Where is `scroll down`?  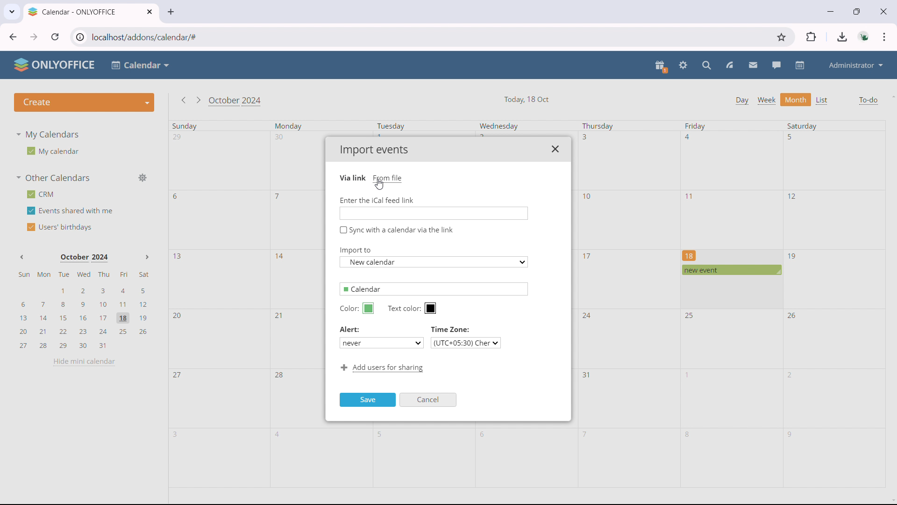 scroll down is located at coordinates (891, 501).